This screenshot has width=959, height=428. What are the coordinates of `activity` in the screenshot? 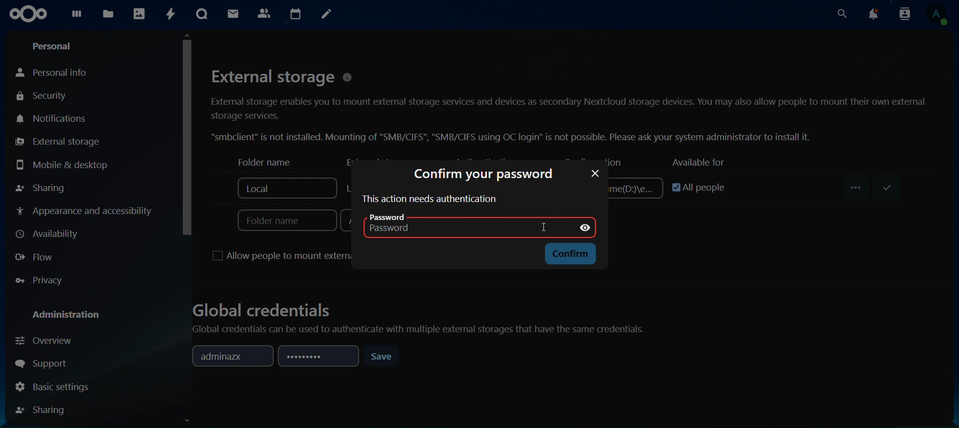 It's located at (168, 14).